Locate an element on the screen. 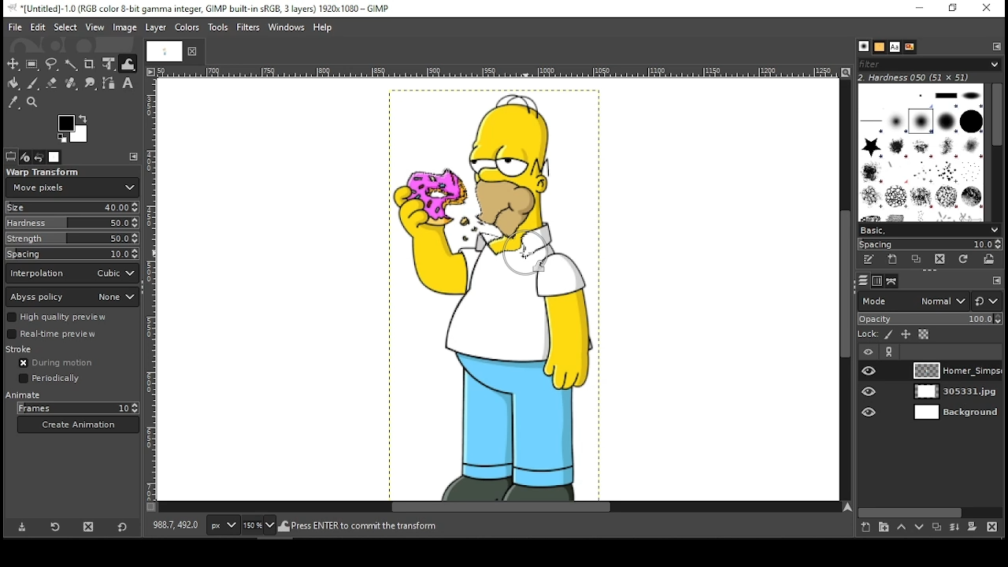 The image size is (1008, 567). basic is located at coordinates (931, 230).